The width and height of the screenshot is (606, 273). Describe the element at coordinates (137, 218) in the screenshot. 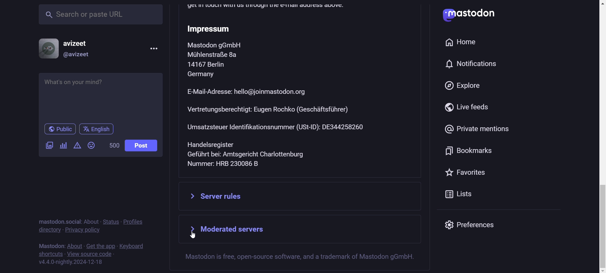

I see `policies ` at that location.